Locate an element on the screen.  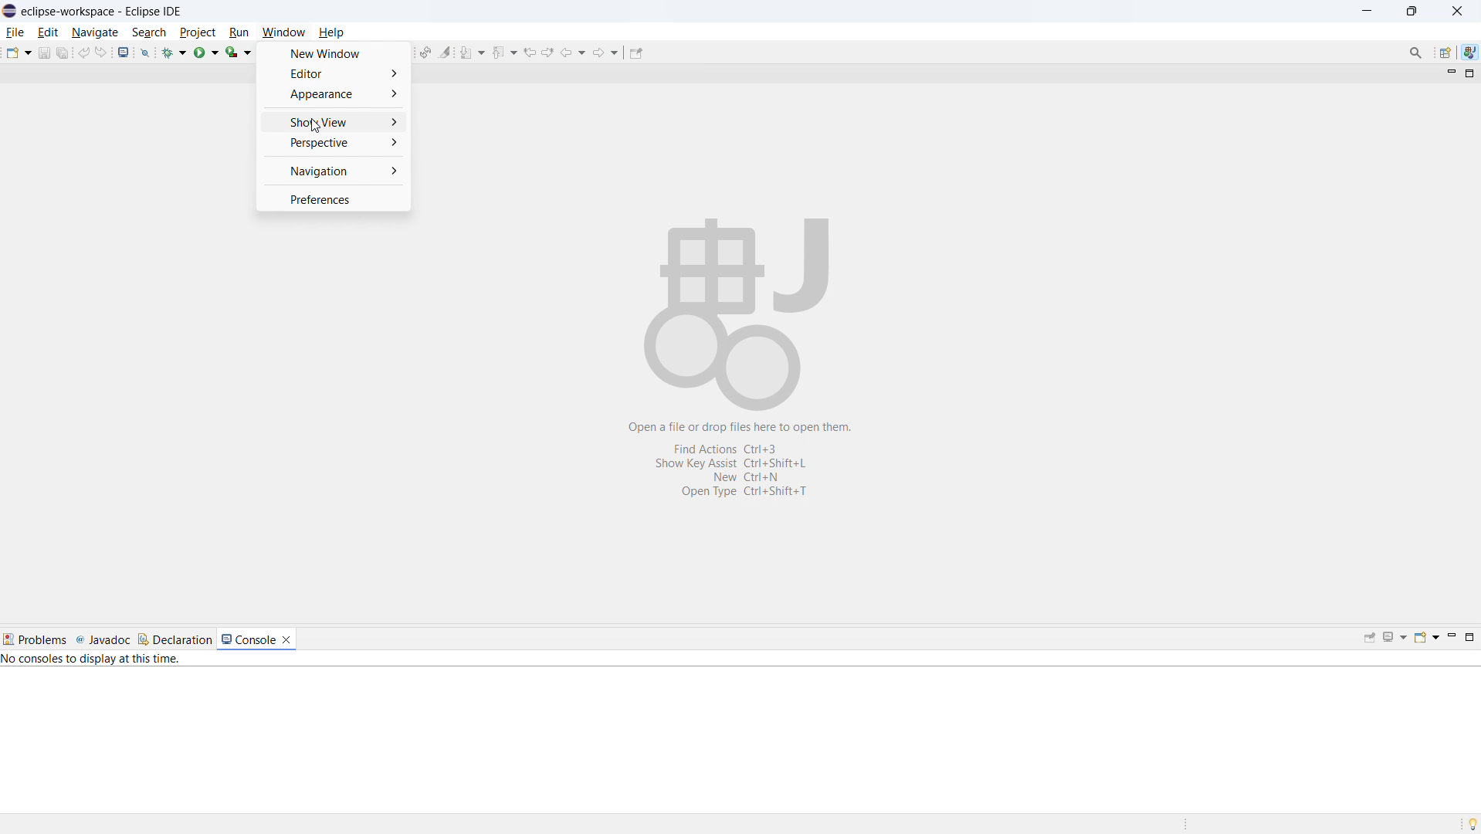
search is located at coordinates (150, 32).